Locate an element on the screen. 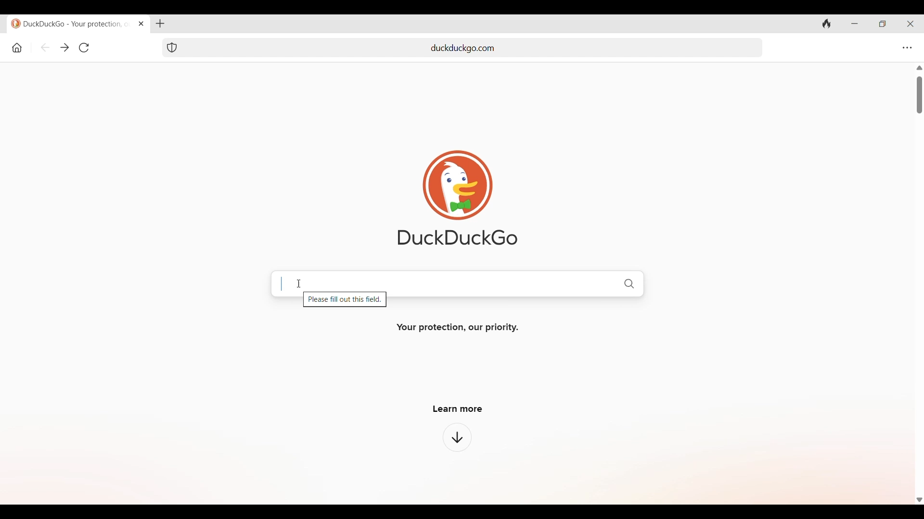 This screenshot has width=924, height=519. Add URL is located at coordinates (475, 47).